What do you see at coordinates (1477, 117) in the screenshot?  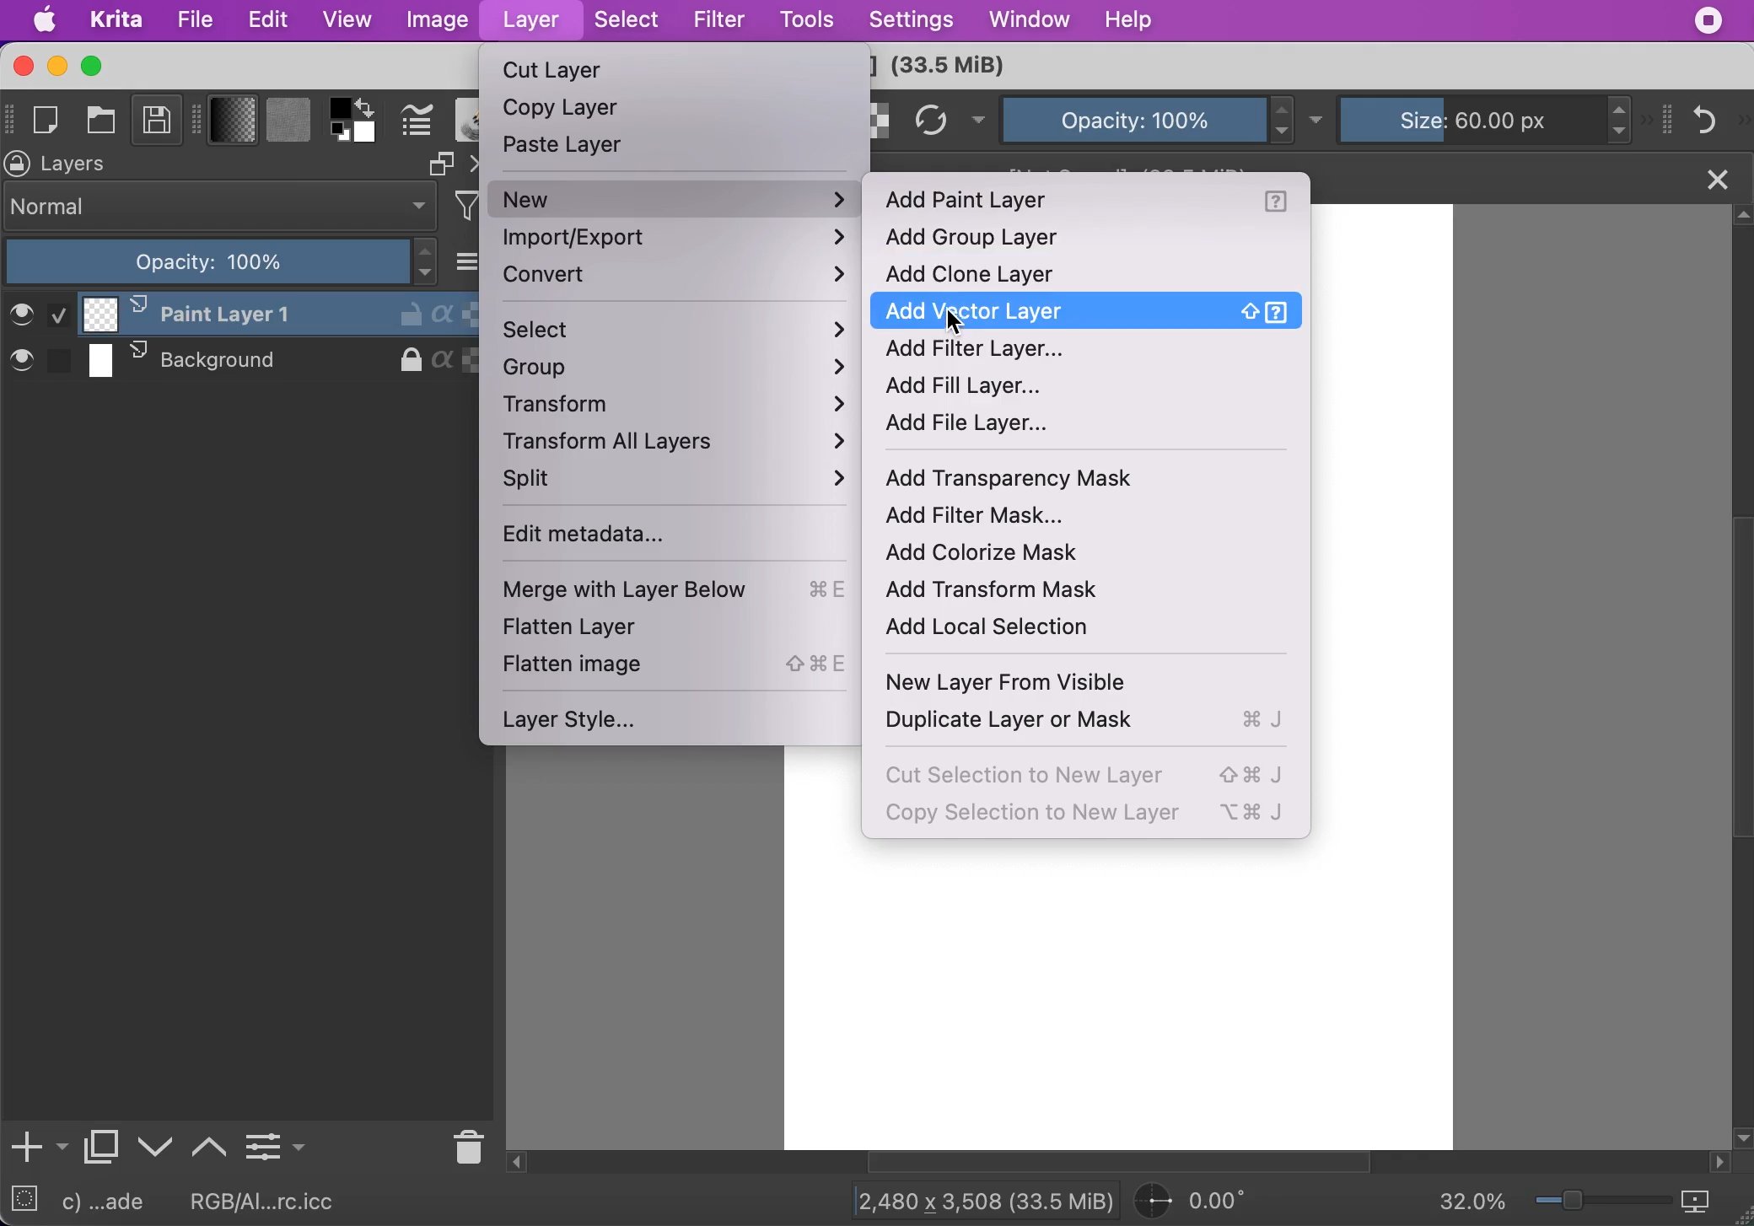 I see `size` at bounding box center [1477, 117].